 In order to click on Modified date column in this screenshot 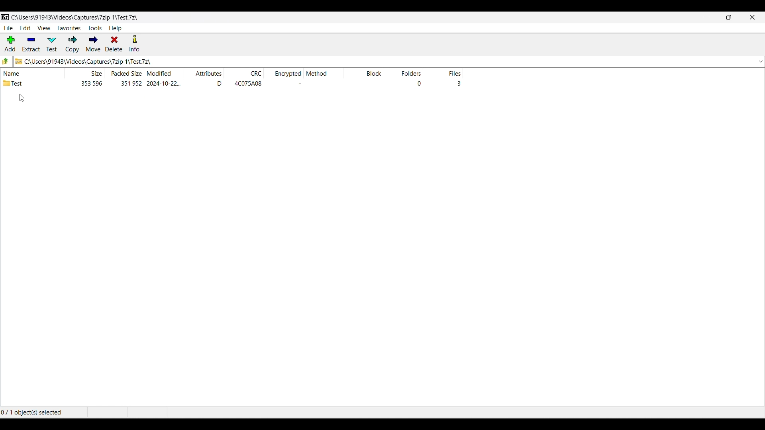, I will do `click(161, 73)`.